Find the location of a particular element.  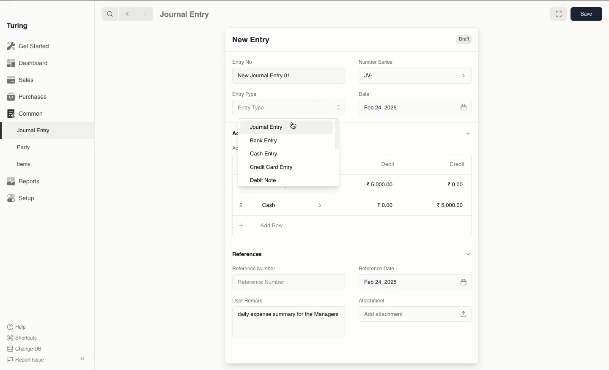

Add attachment is located at coordinates (416, 313).